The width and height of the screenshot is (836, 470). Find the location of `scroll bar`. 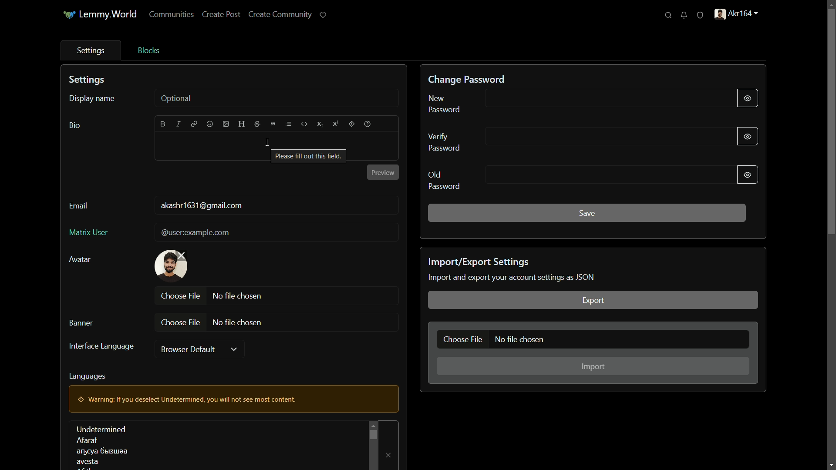

scroll bar is located at coordinates (831, 121).